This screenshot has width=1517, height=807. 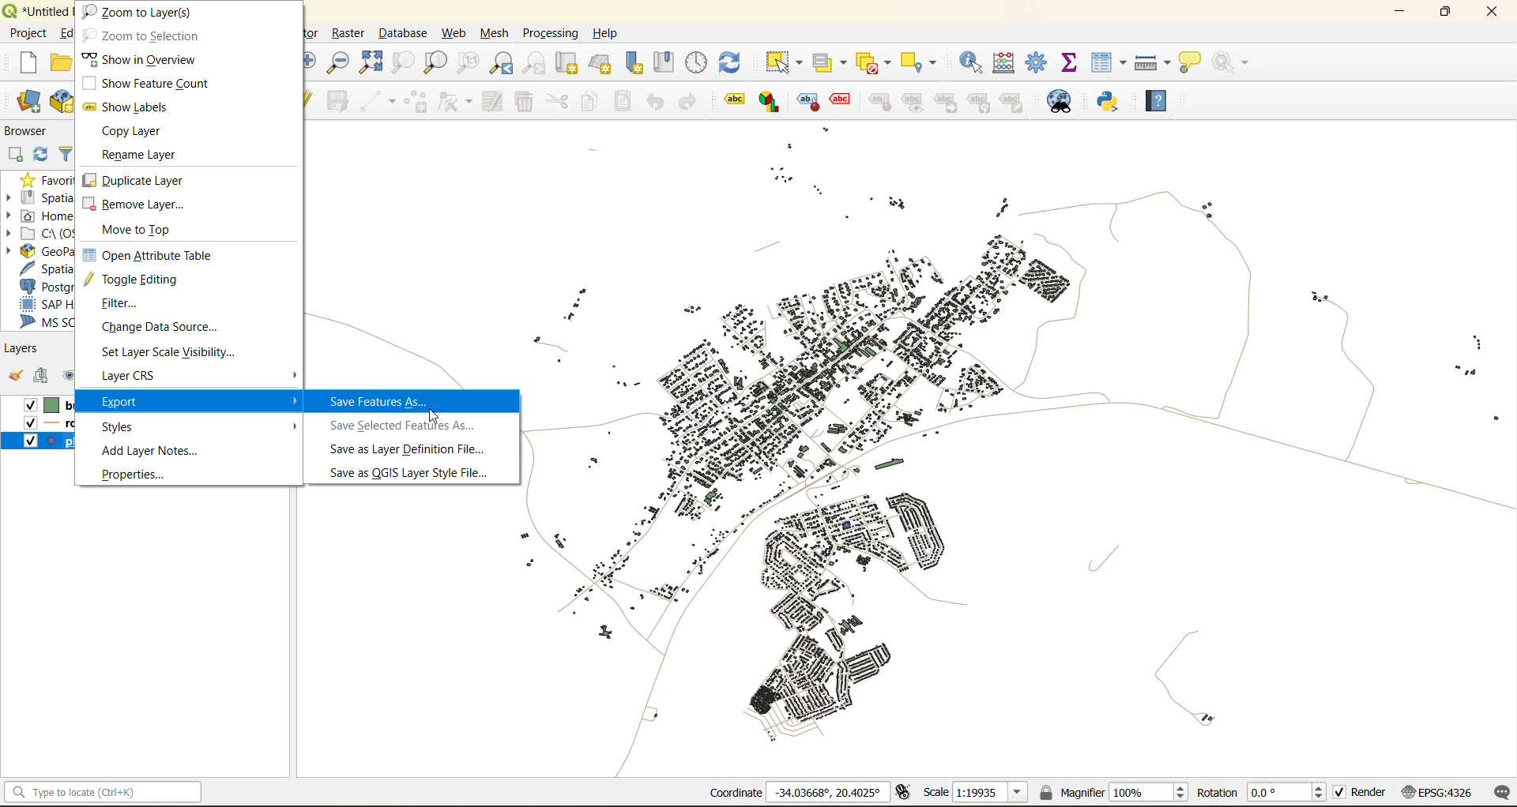 I want to click on coordinates, so click(x=797, y=792).